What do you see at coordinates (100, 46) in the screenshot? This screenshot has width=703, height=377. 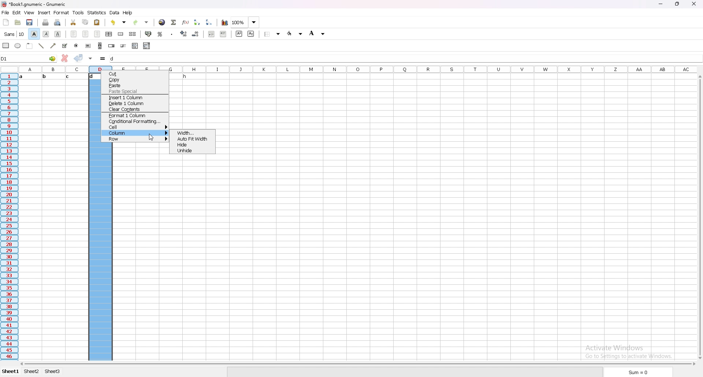 I see `scroll bar` at bounding box center [100, 46].